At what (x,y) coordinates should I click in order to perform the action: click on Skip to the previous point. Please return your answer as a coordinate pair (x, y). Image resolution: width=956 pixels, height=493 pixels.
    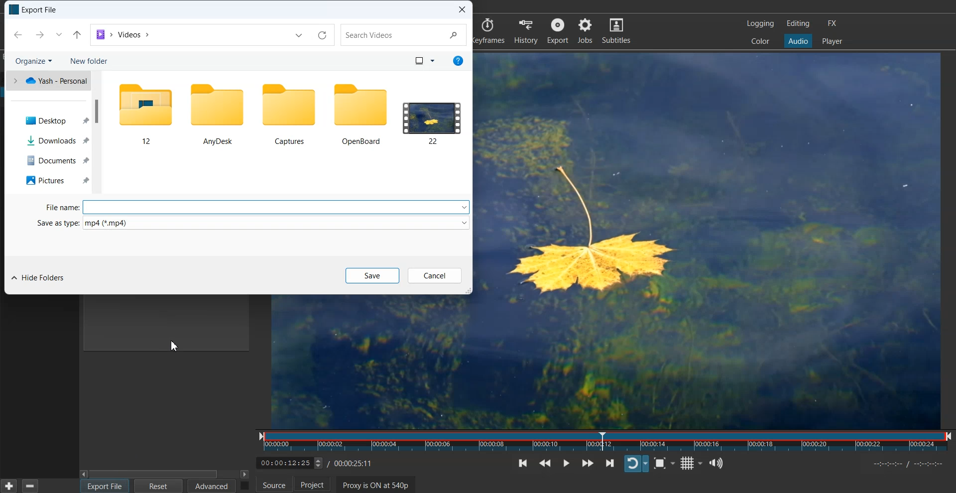
    Looking at the image, I should click on (525, 463).